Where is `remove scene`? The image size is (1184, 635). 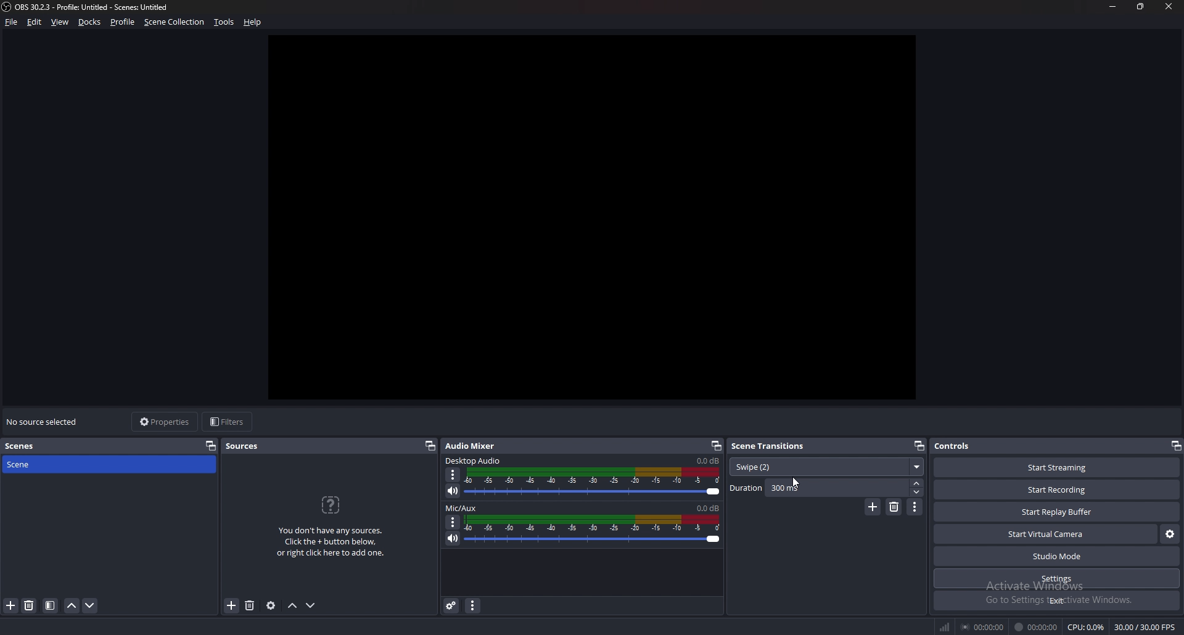 remove scene is located at coordinates (29, 605).